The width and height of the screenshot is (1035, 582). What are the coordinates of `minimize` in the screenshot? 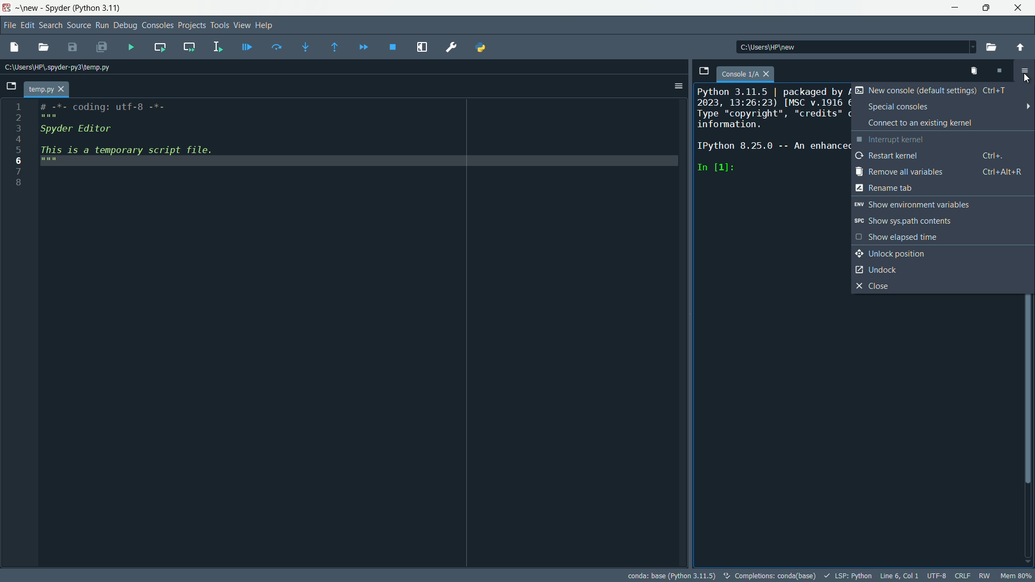 It's located at (956, 8).